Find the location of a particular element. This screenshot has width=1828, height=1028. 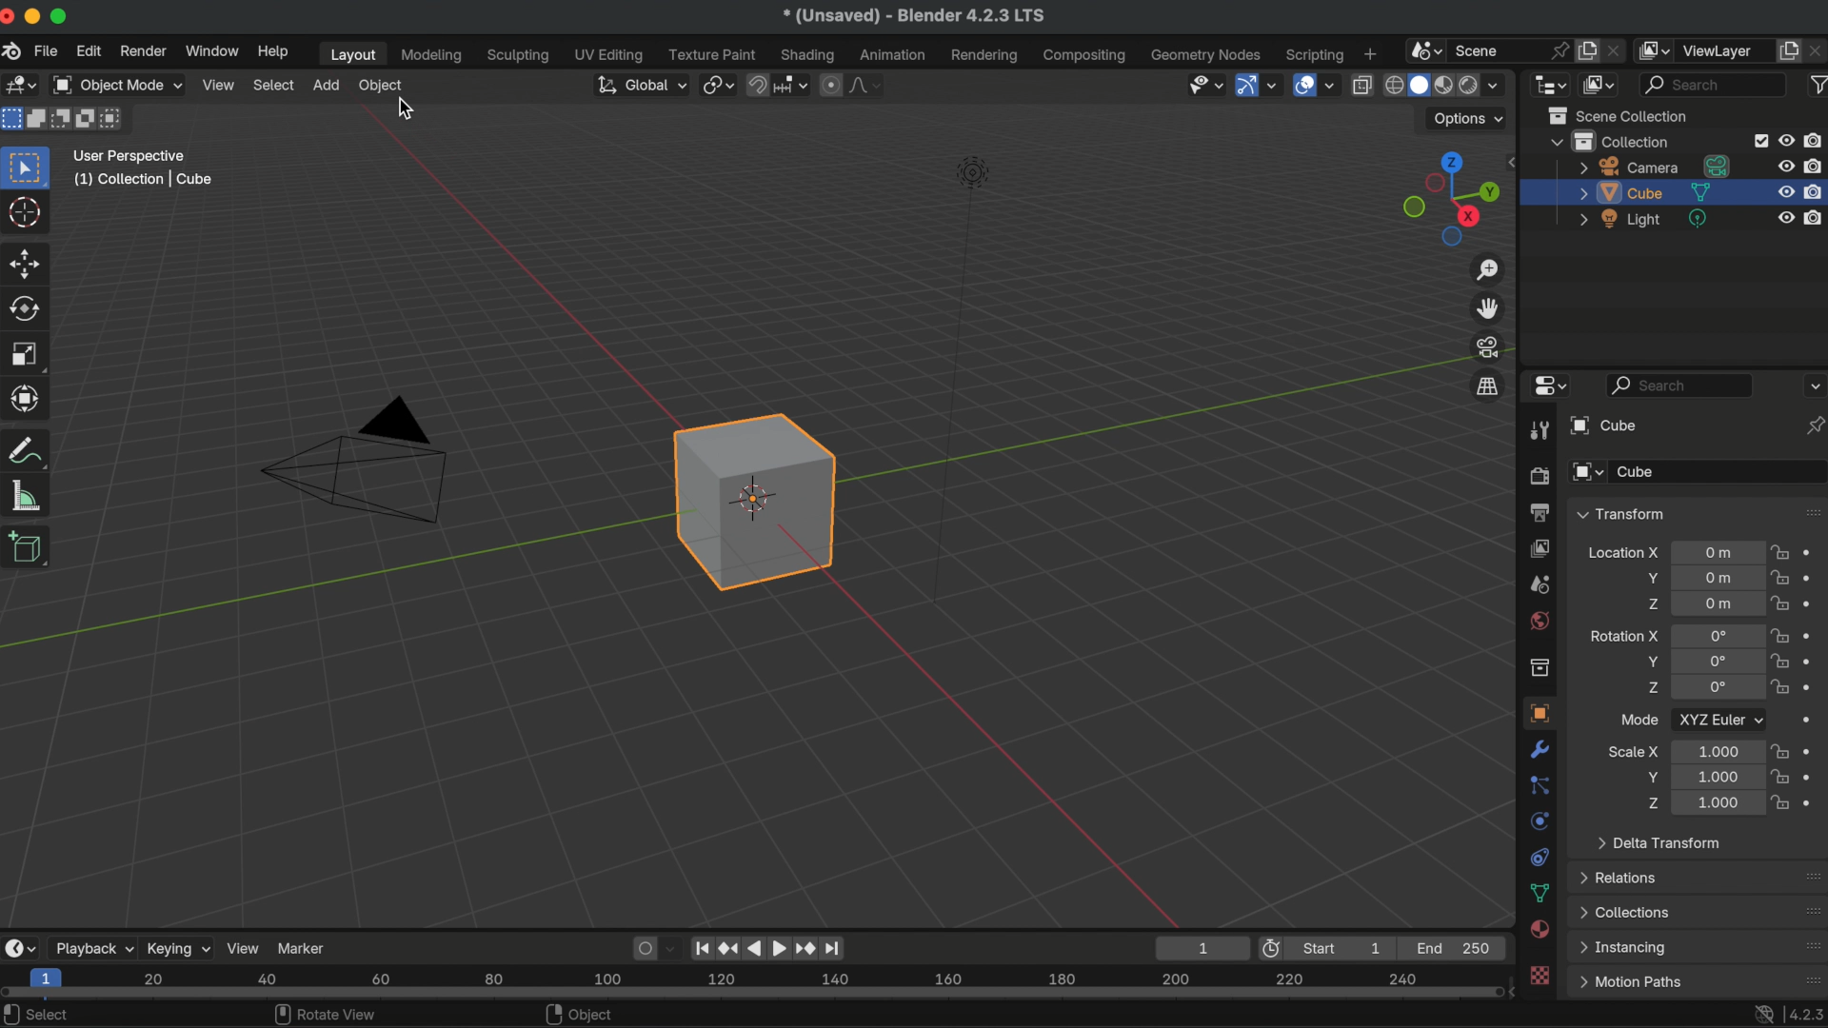

composting is located at coordinates (1087, 56).